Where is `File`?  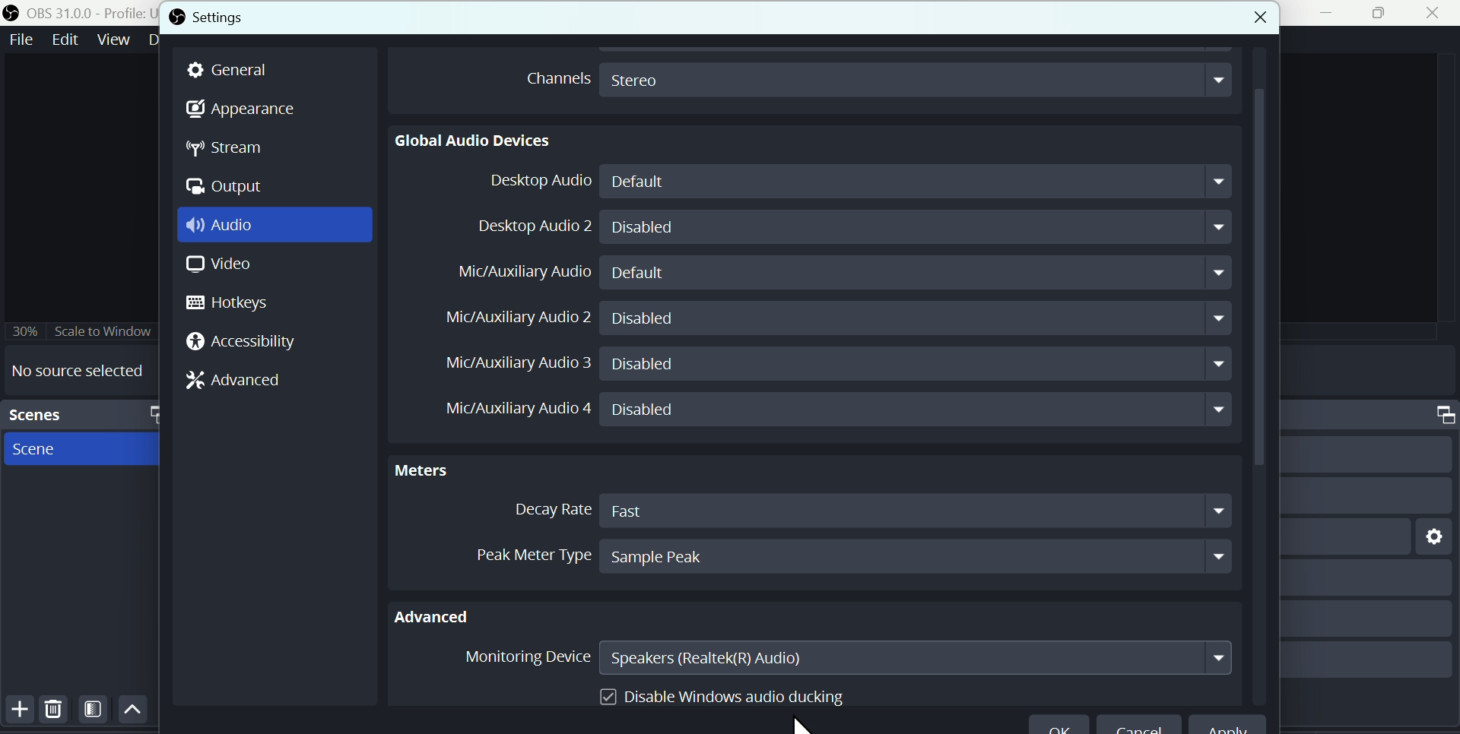 File is located at coordinates (21, 39).